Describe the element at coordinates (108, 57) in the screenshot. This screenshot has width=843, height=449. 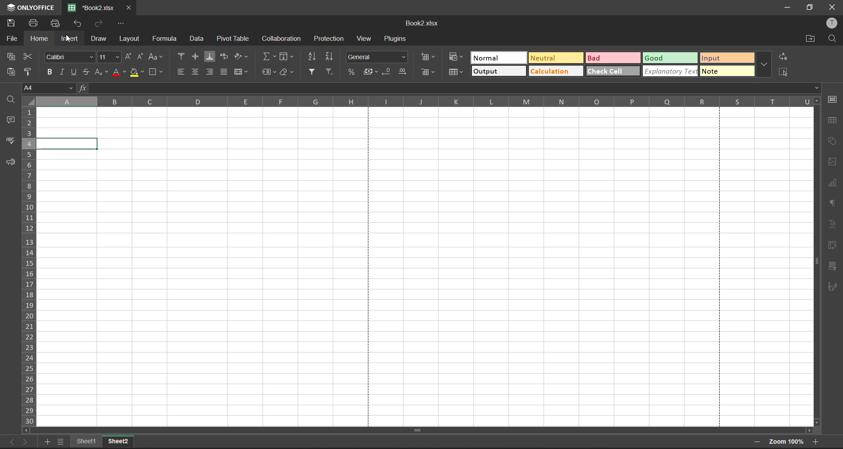
I see `font size` at that location.